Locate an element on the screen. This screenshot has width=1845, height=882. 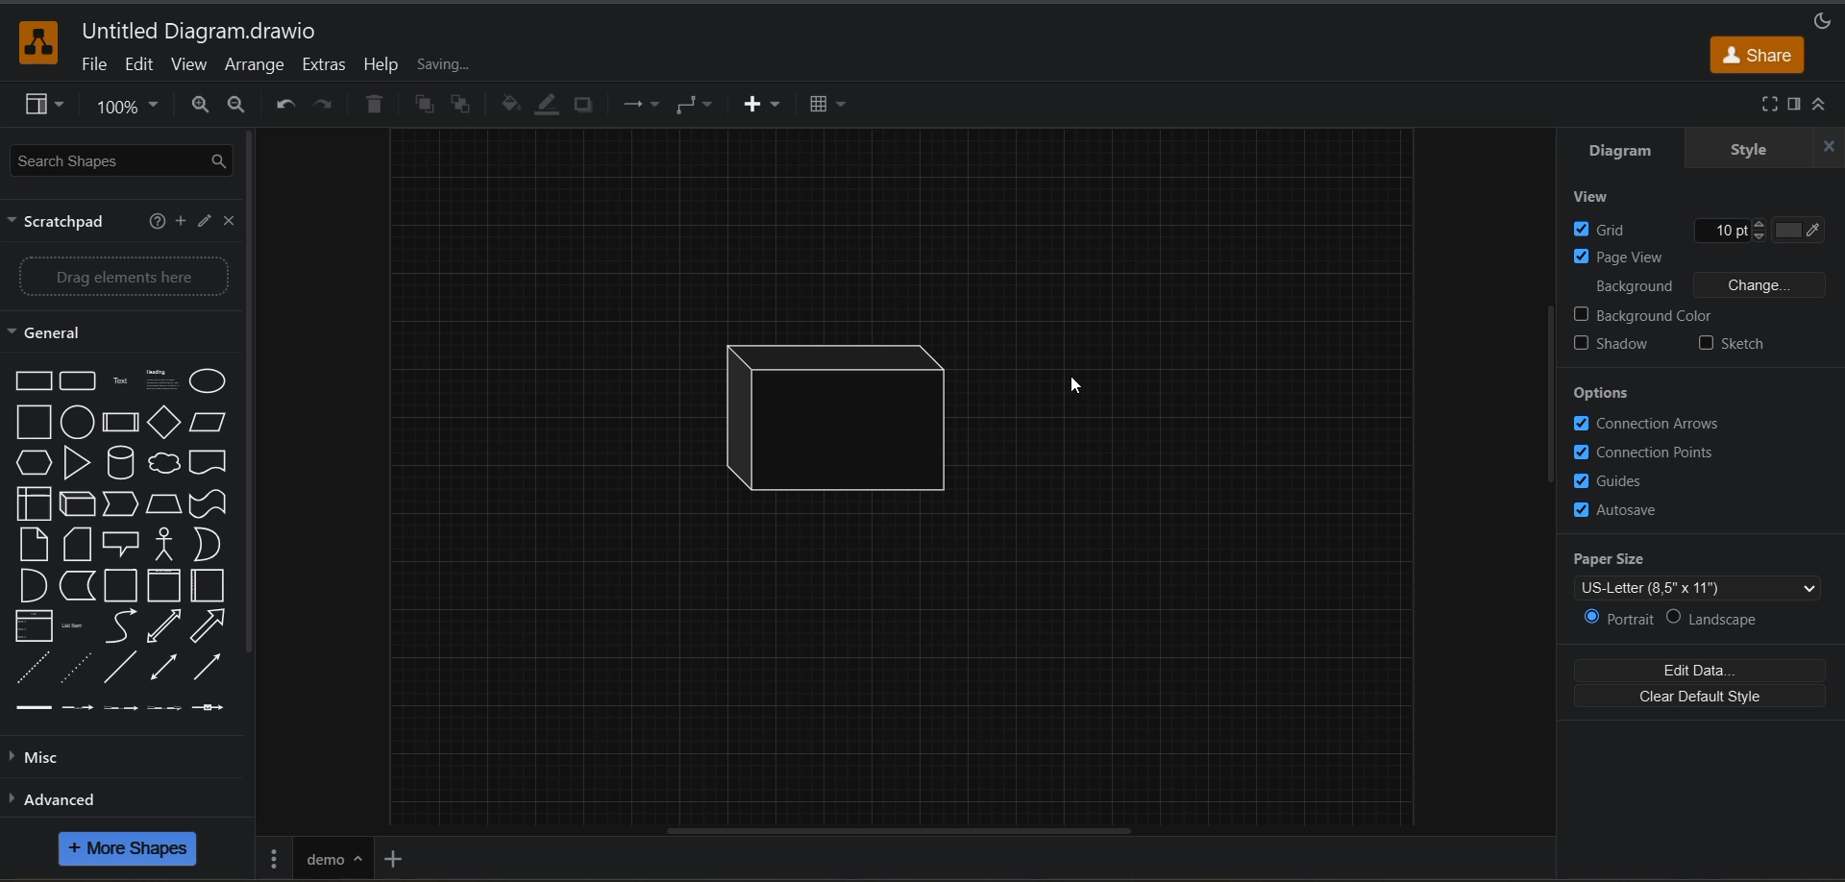
collapse/expand is located at coordinates (1822, 104).